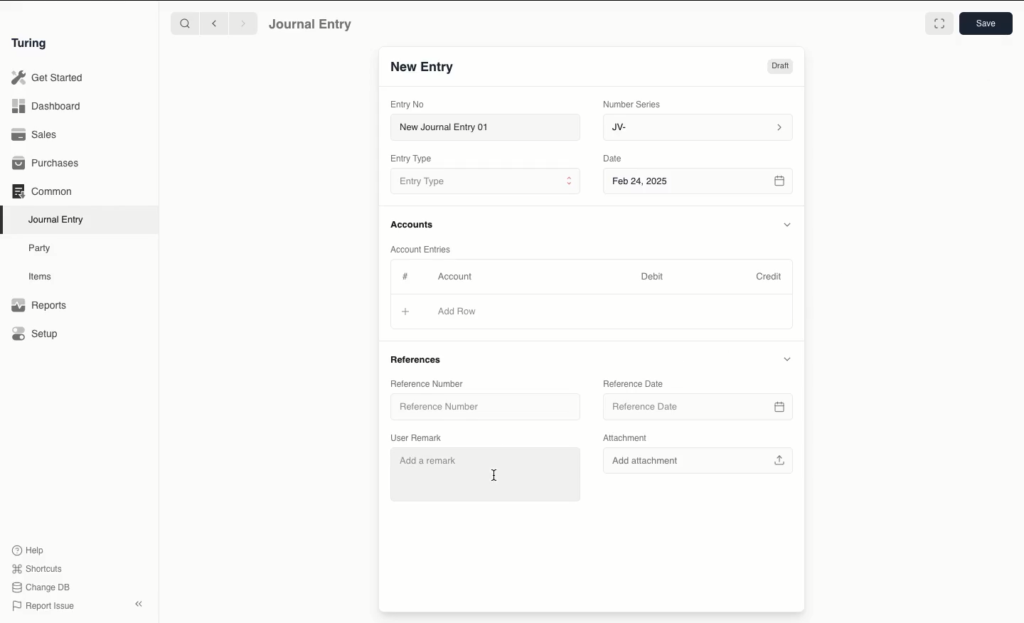  Describe the element at coordinates (46, 107) in the screenshot. I see `Dashboard` at that location.